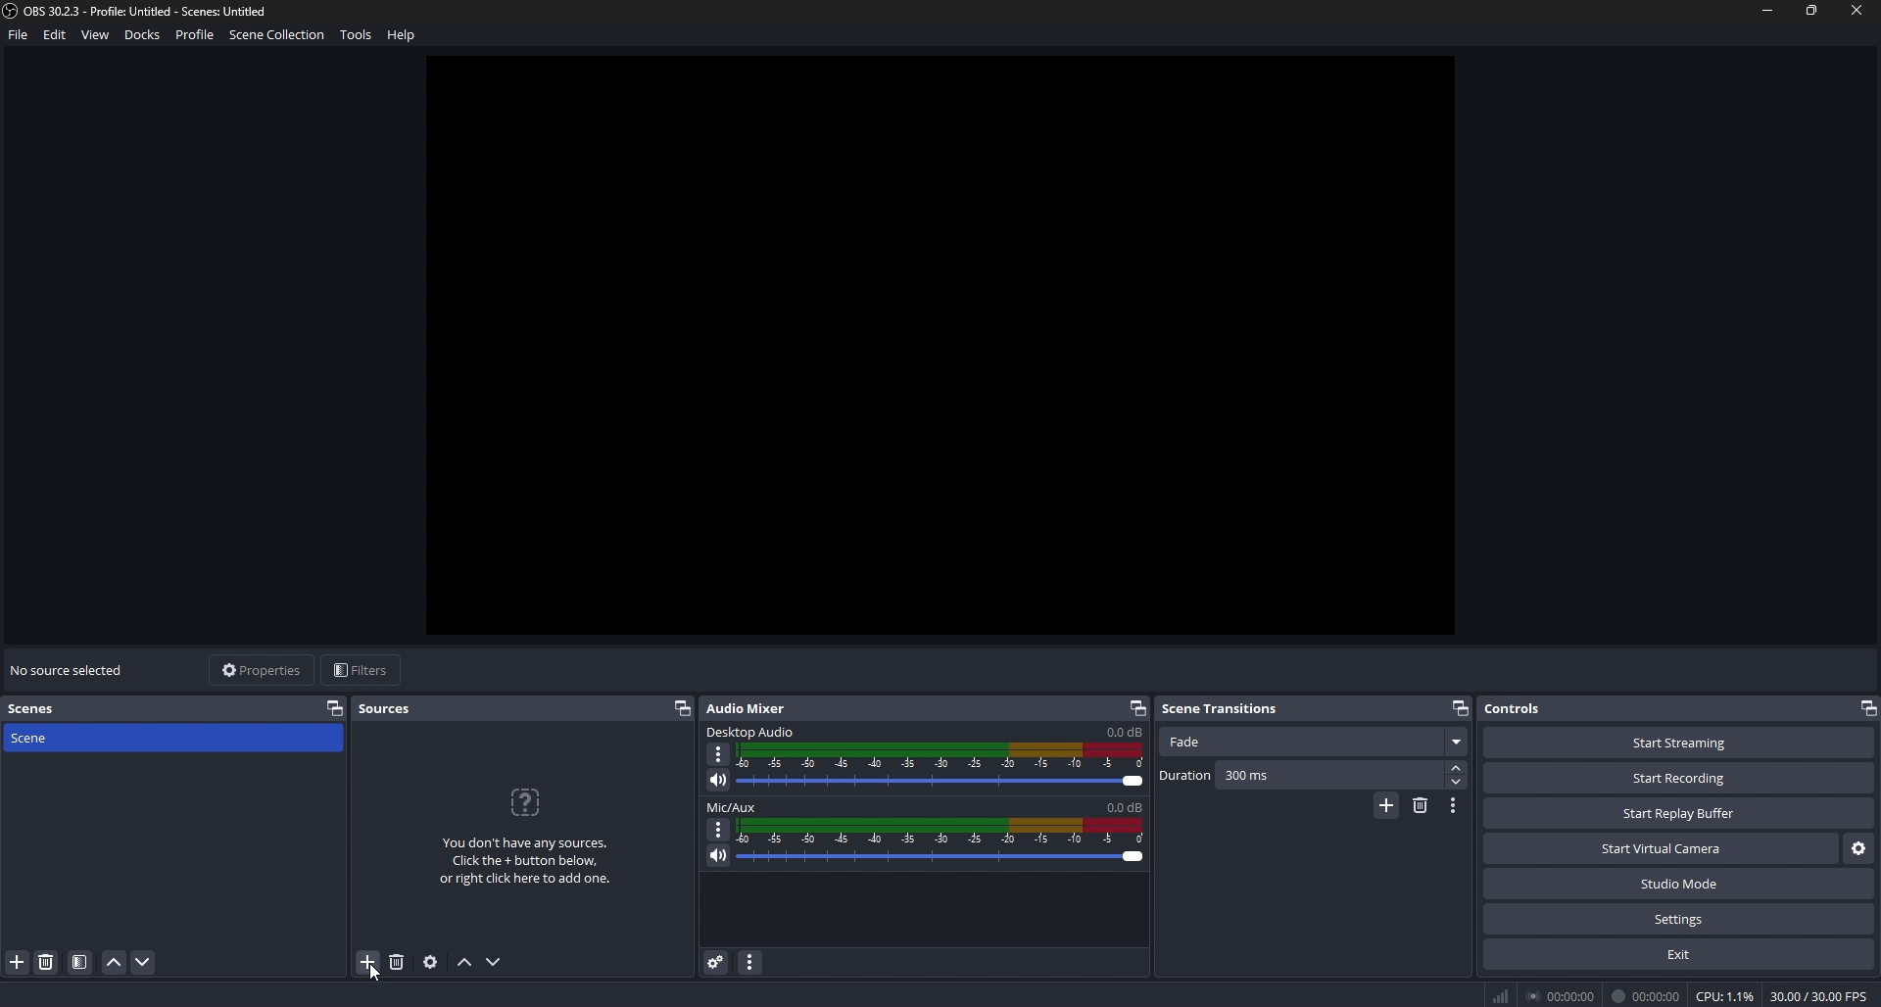 This screenshot has height=1007, width=1881. Describe the element at coordinates (1678, 920) in the screenshot. I see `settings` at that location.